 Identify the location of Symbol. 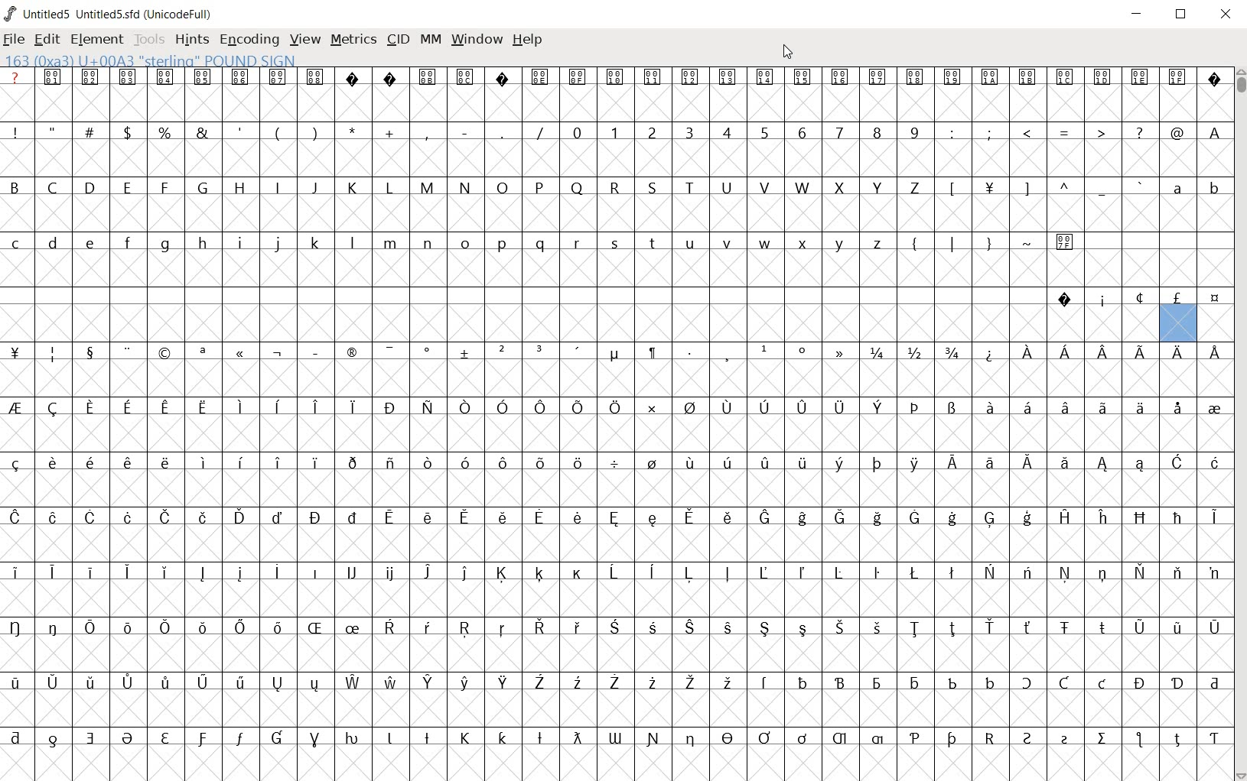
(202, 739).